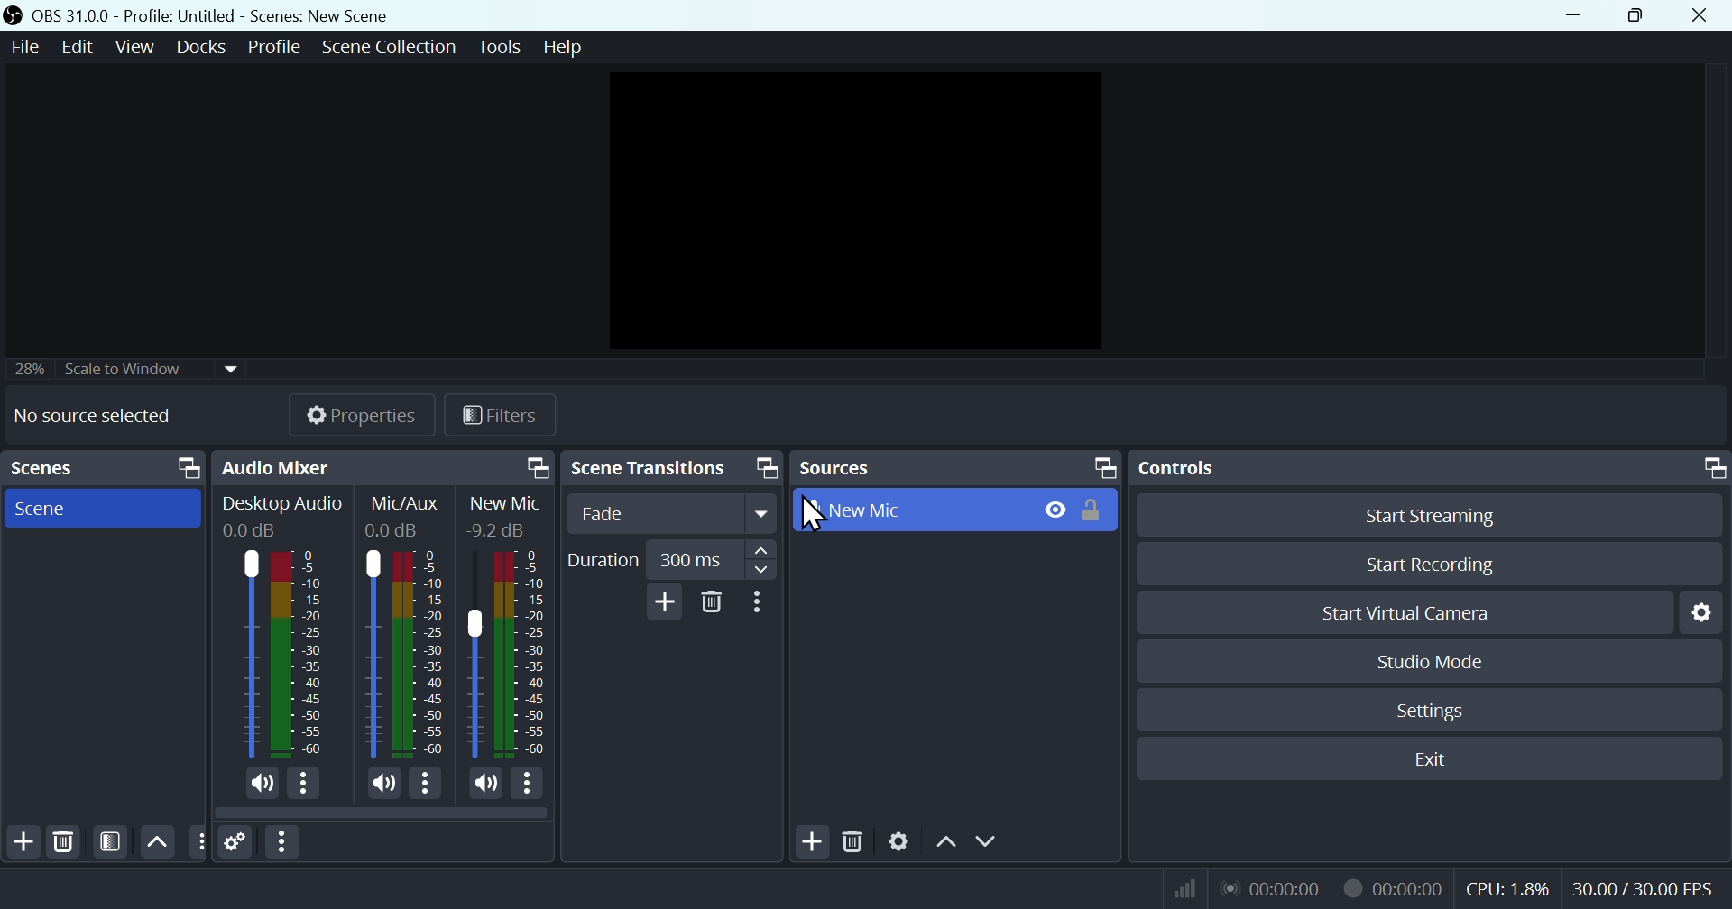 The height and width of the screenshot is (909, 1732). Describe the element at coordinates (1392, 888) in the screenshot. I see `Recording Status` at that location.